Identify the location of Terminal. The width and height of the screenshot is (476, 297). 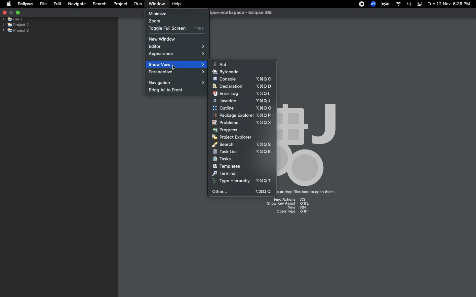
(225, 173).